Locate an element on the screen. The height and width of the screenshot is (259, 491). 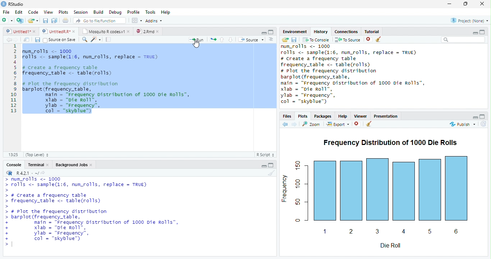
RStudio is located at coordinates (13, 4).